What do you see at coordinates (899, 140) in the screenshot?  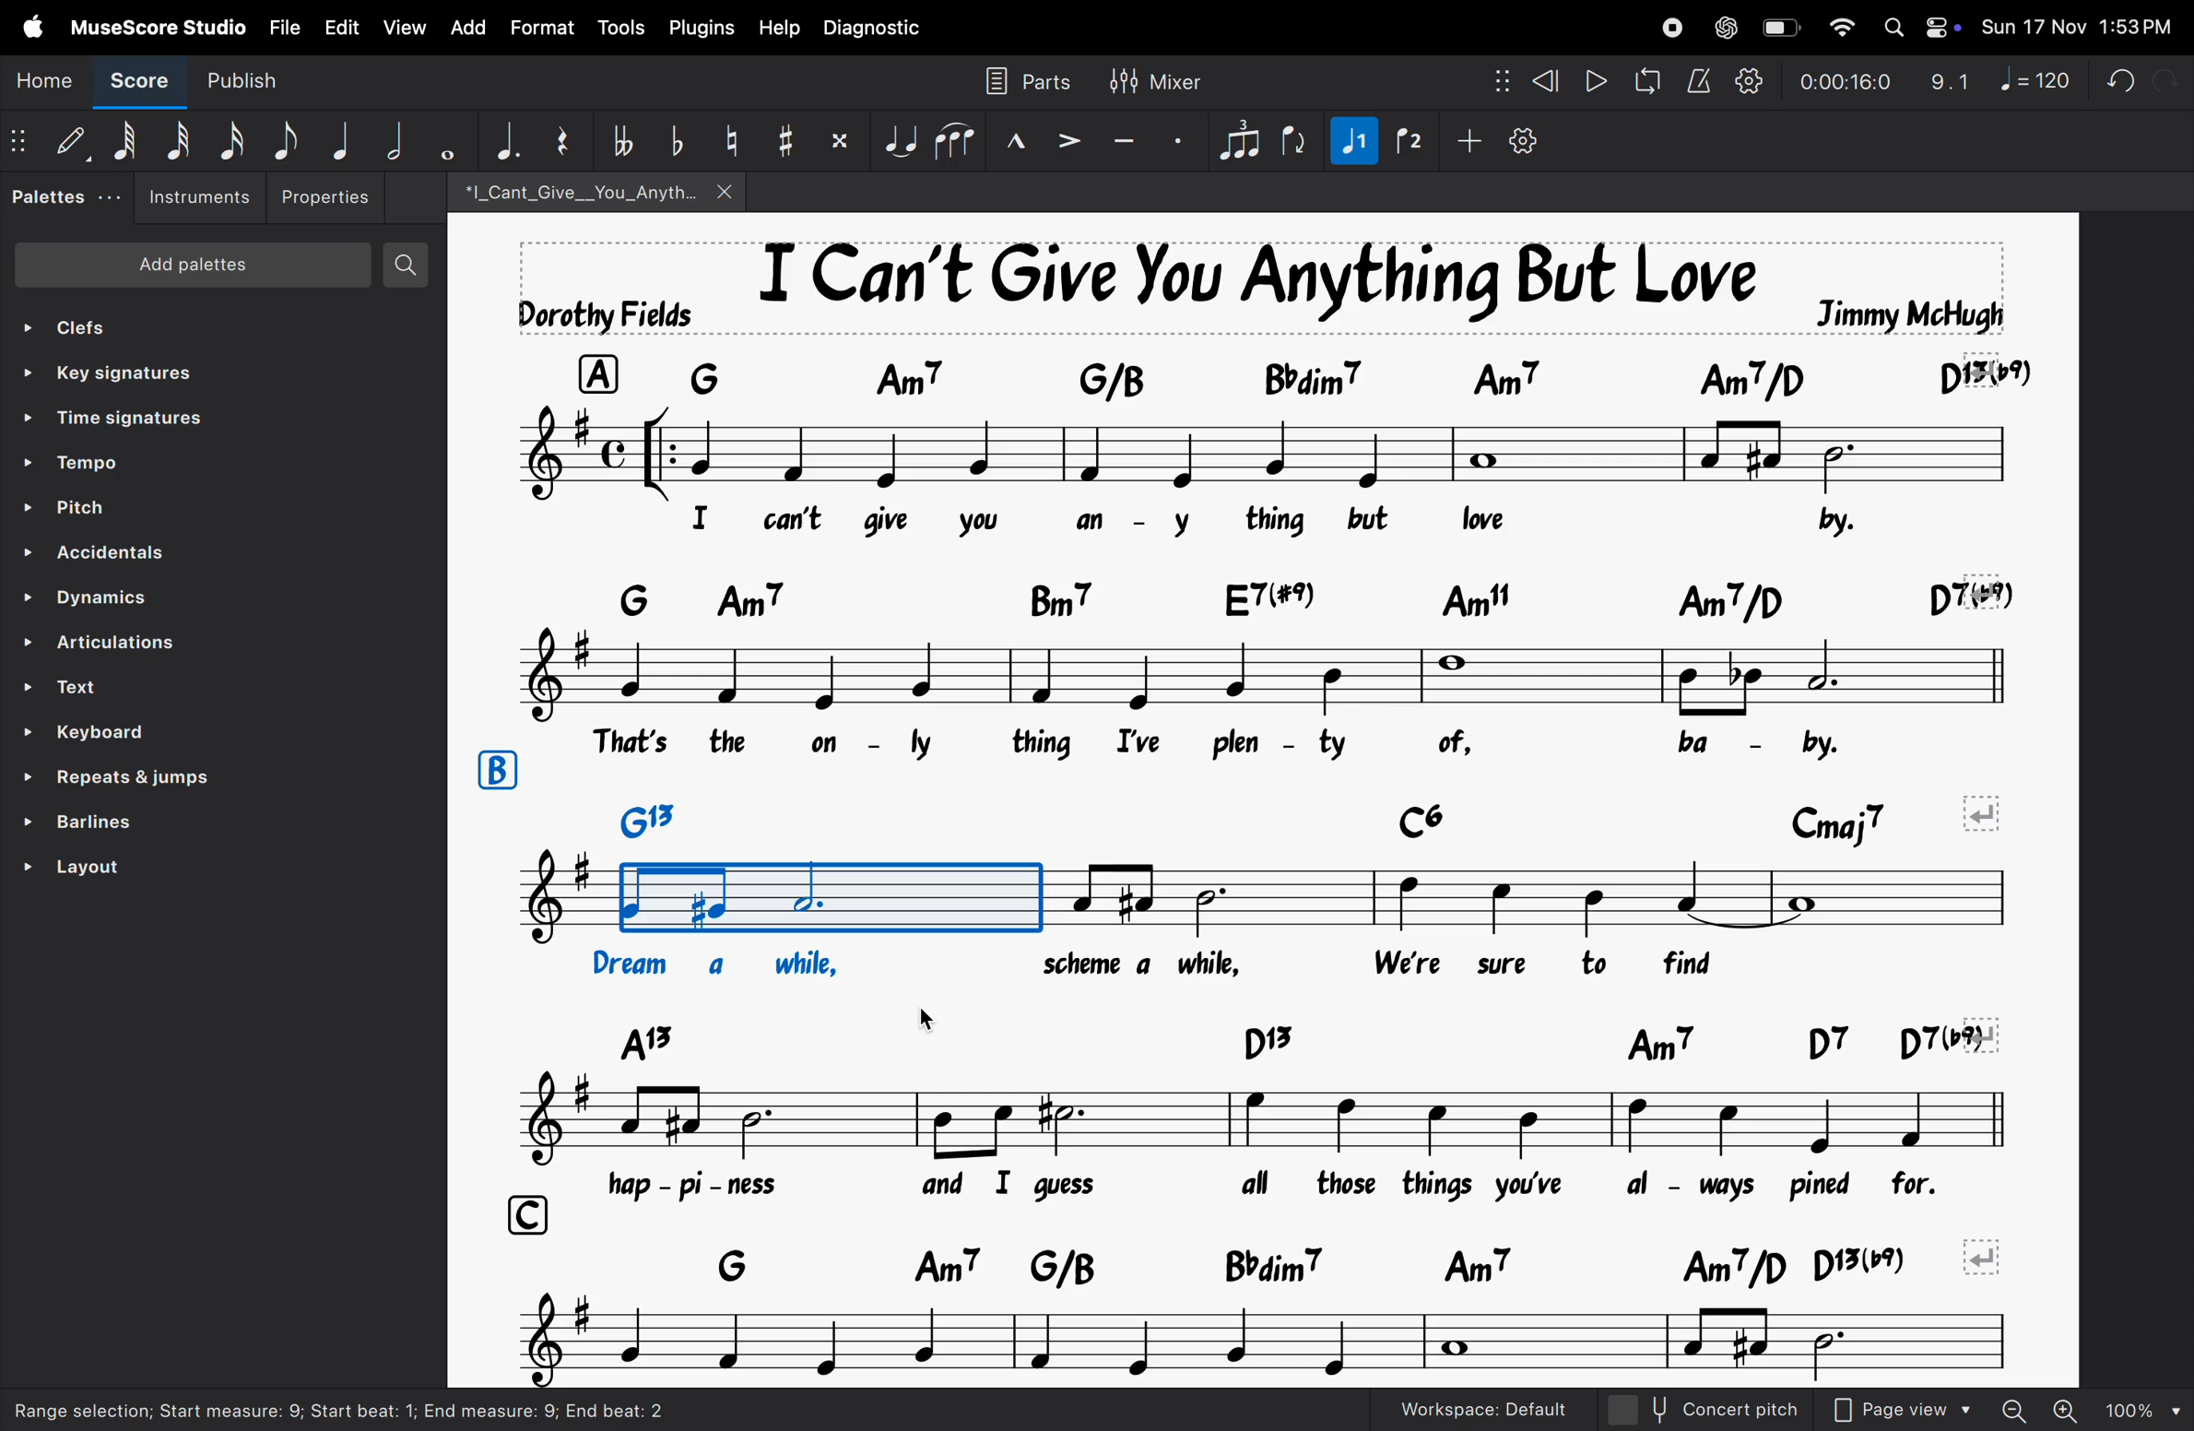 I see `tie` at bounding box center [899, 140].